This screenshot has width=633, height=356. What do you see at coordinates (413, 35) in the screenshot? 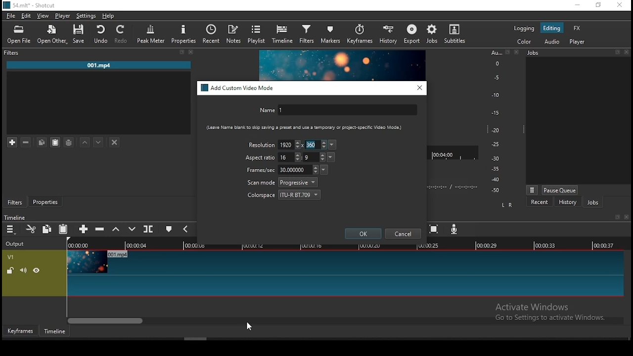
I see `export` at bounding box center [413, 35].